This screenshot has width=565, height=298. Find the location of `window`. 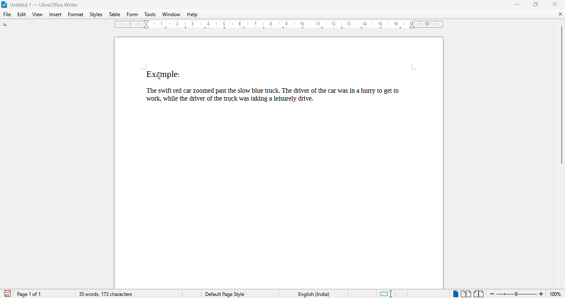

window is located at coordinates (171, 14).